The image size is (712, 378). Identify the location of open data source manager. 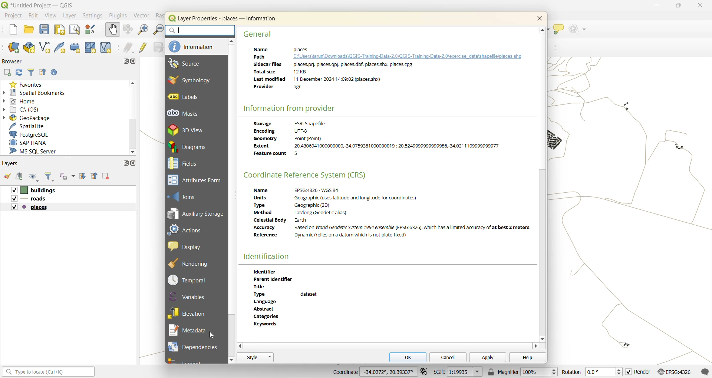
(14, 47).